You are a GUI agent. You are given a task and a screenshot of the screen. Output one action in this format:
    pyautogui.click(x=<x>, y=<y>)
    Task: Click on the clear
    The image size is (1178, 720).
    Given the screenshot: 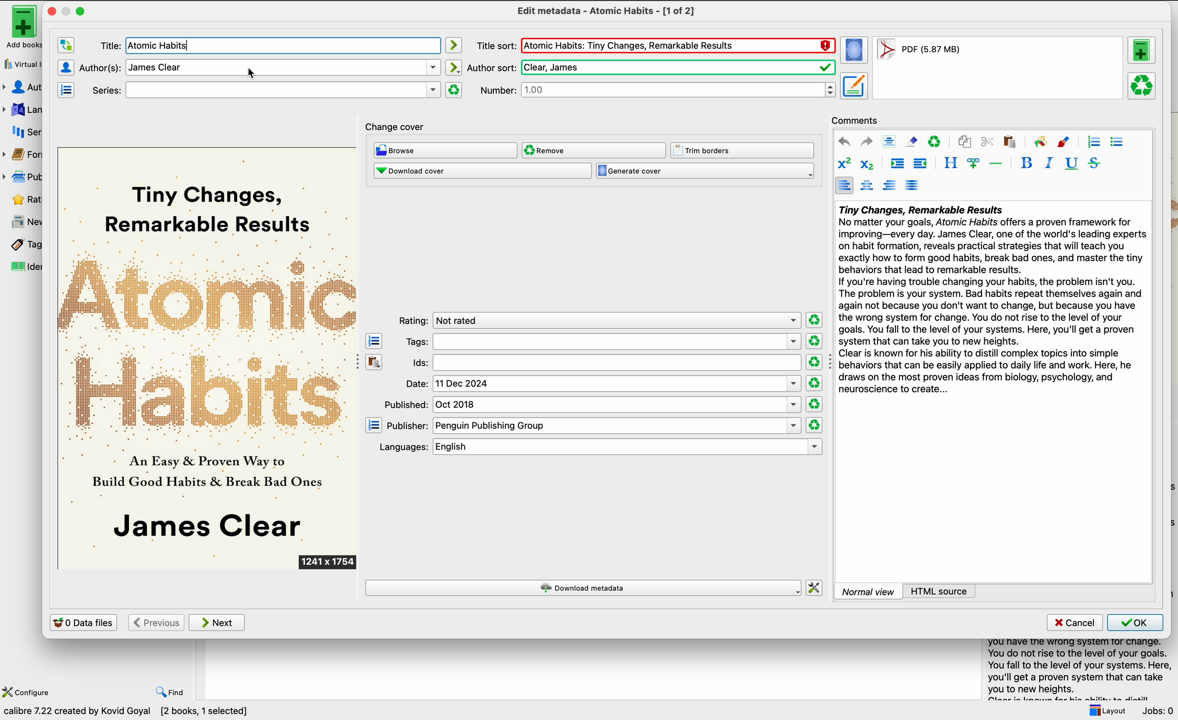 What is the action you would take?
    pyautogui.click(x=935, y=141)
    